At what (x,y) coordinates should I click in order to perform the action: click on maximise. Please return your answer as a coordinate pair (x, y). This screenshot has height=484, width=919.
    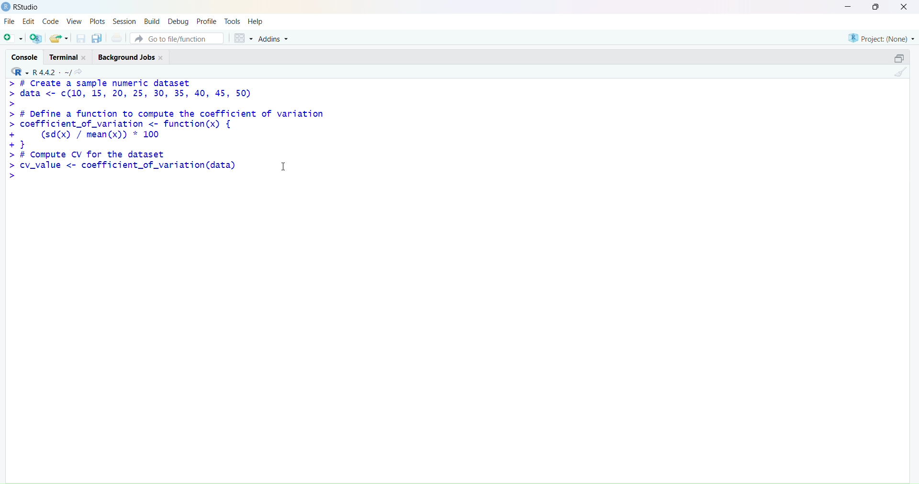
    Looking at the image, I should click on (876, 6).